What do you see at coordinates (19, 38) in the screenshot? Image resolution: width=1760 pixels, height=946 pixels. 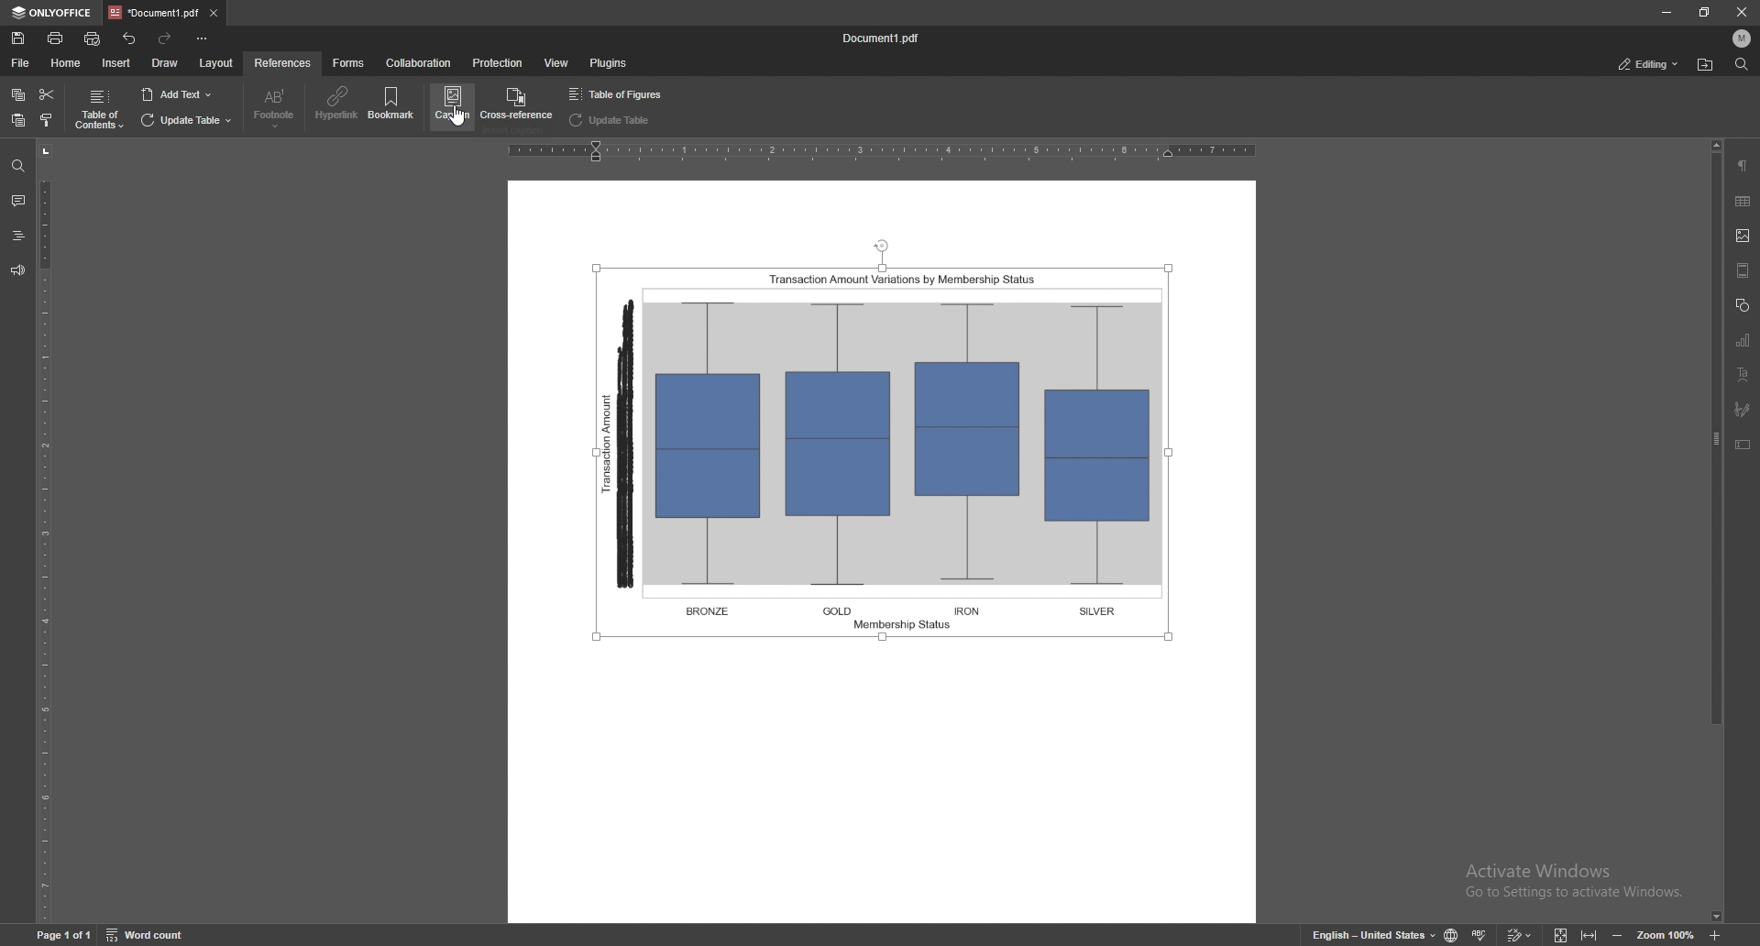 I see `save` at bounding box center [19, 38].